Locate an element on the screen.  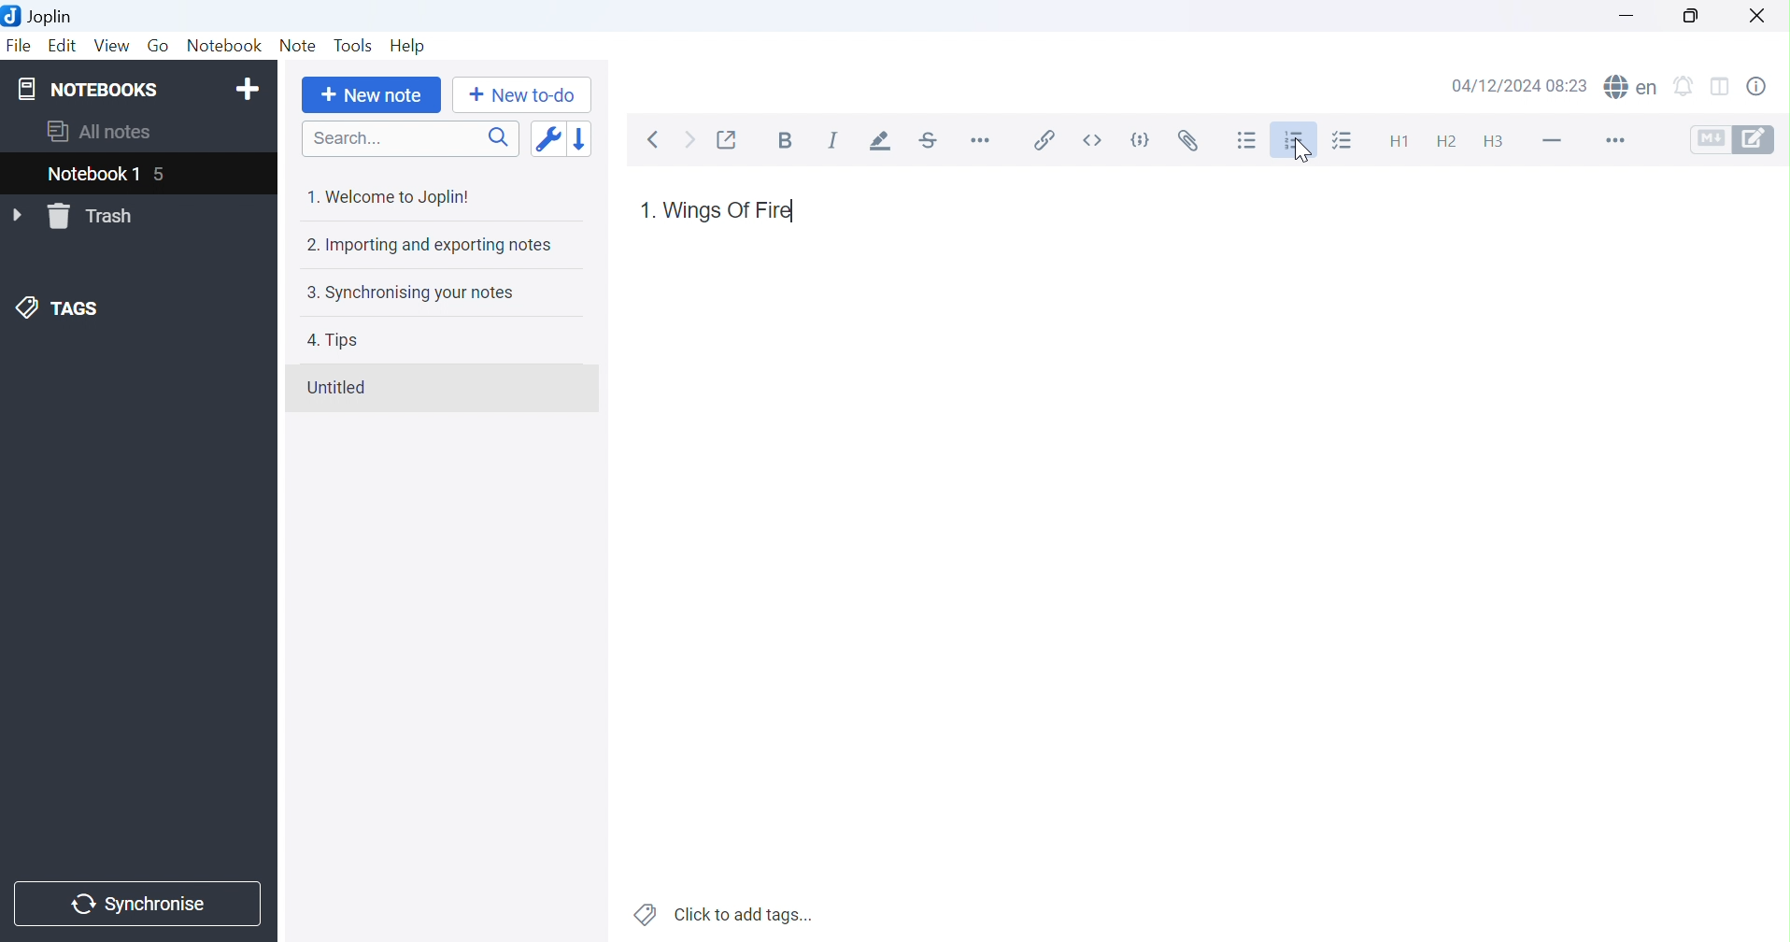
Notebook is located at coordinates (224, 44).